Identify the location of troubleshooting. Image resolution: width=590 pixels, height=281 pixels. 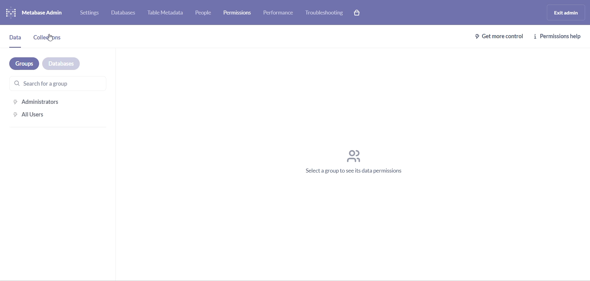
(325, 13).